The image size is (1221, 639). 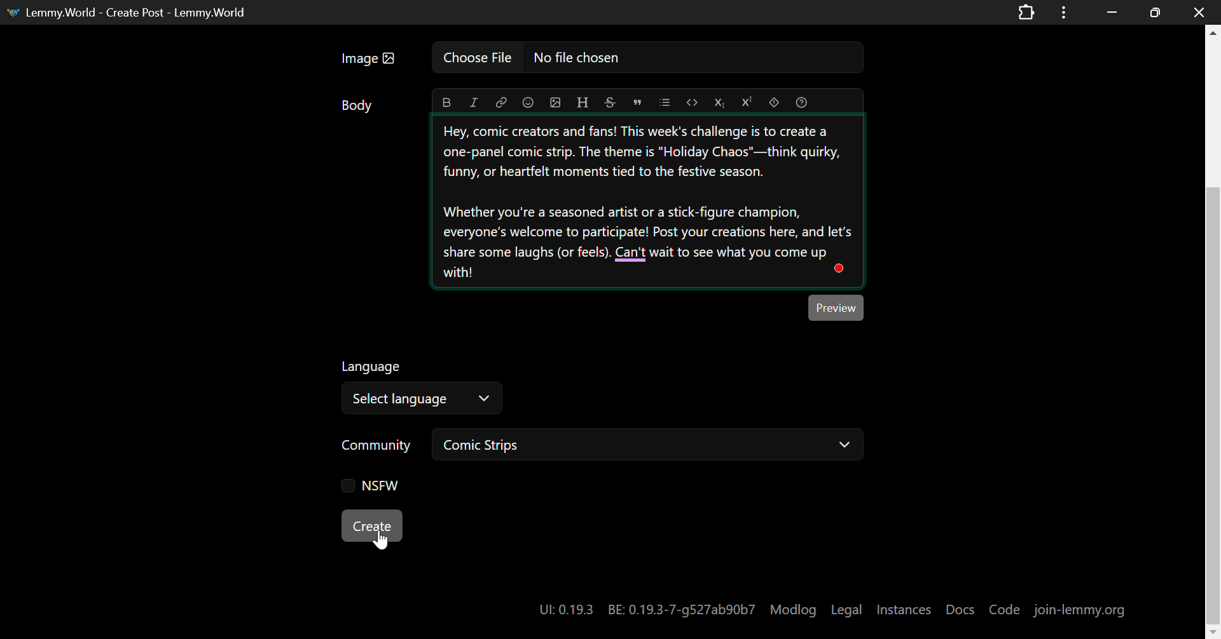 I want to click on Restore Down, so click(x=1112, y=11).